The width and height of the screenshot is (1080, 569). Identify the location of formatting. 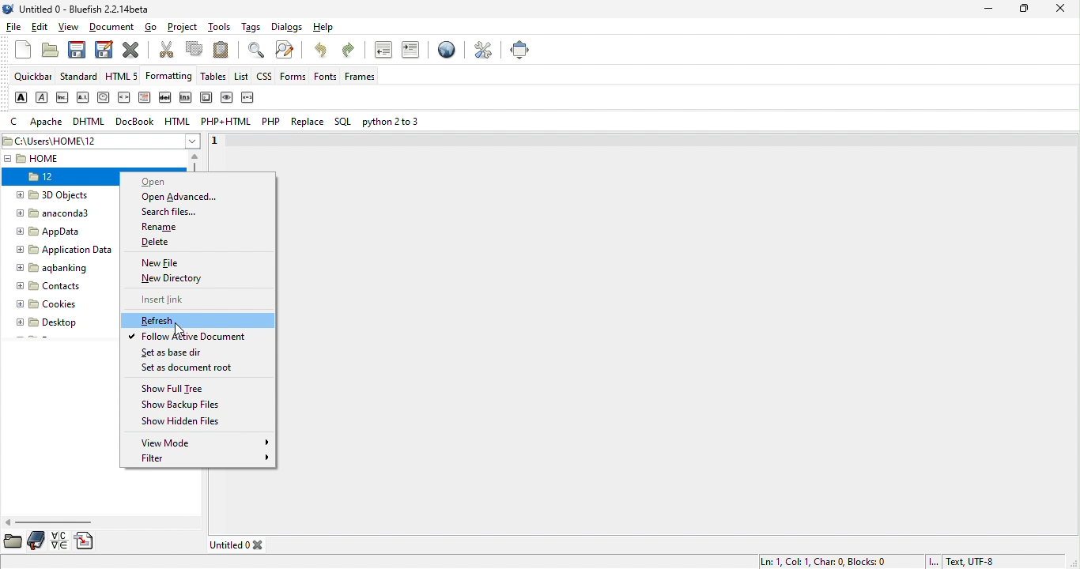
(168, 76).